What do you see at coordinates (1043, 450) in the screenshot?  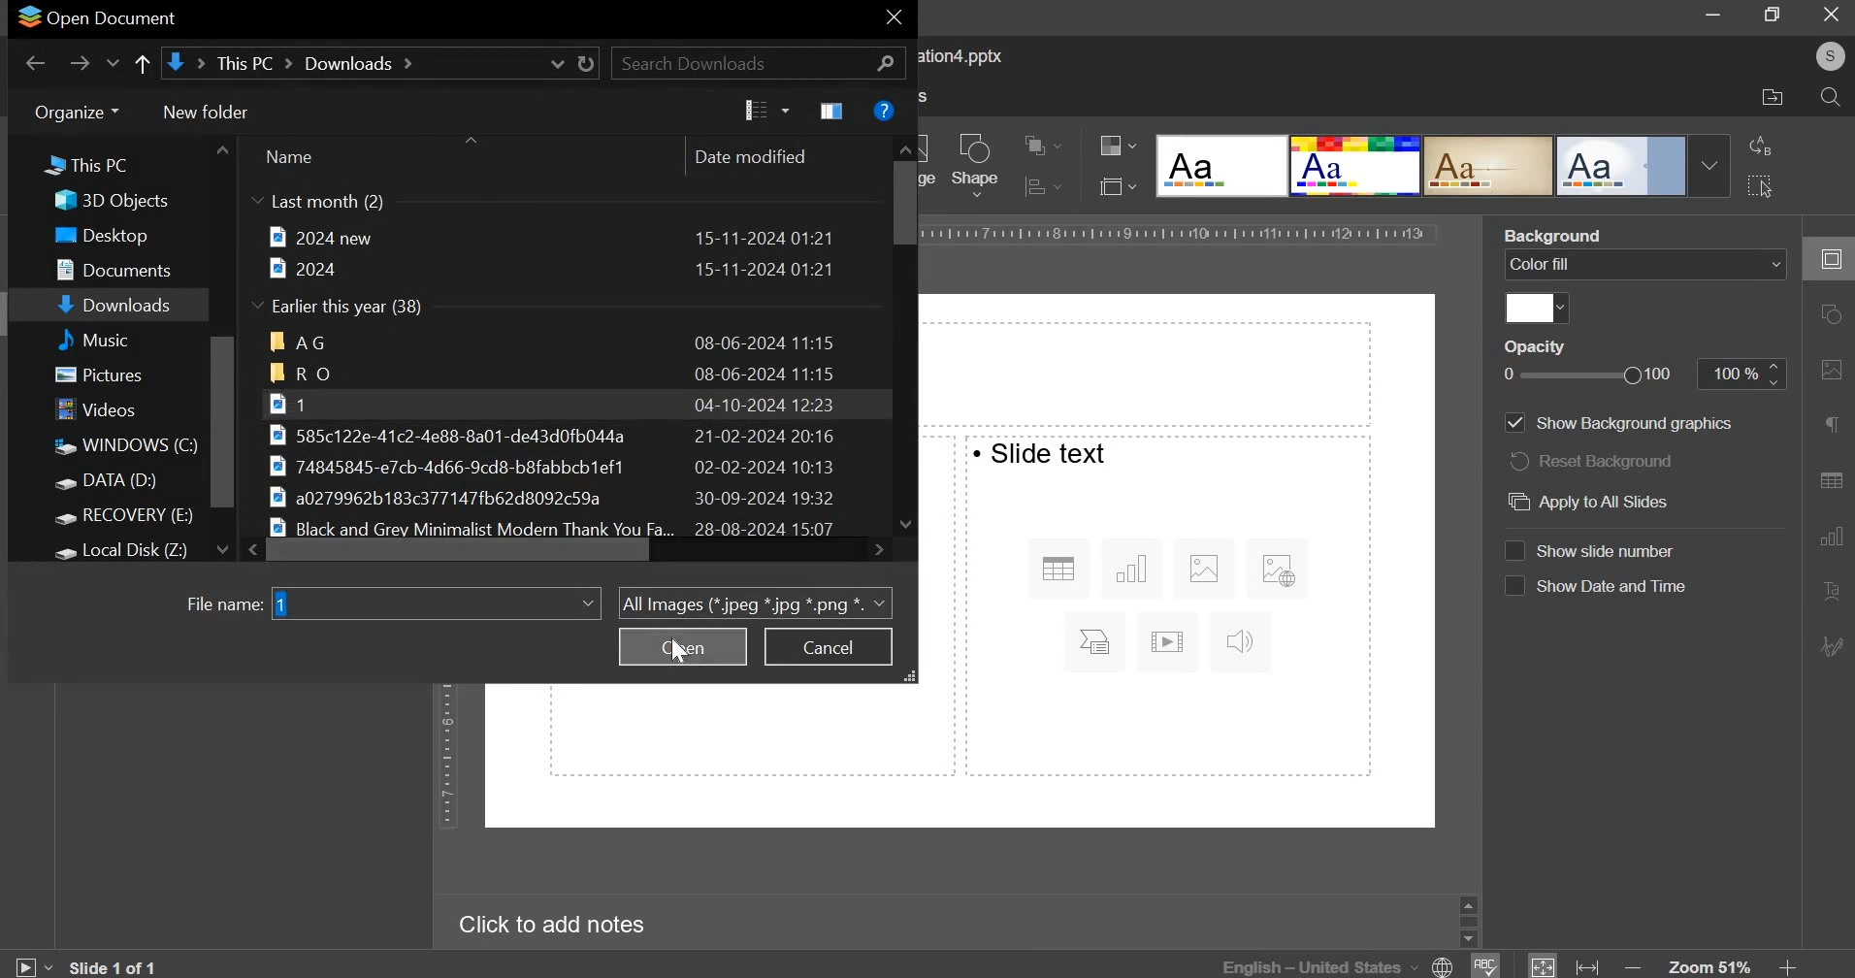 I see `text` at bounding box center [1043, 450].